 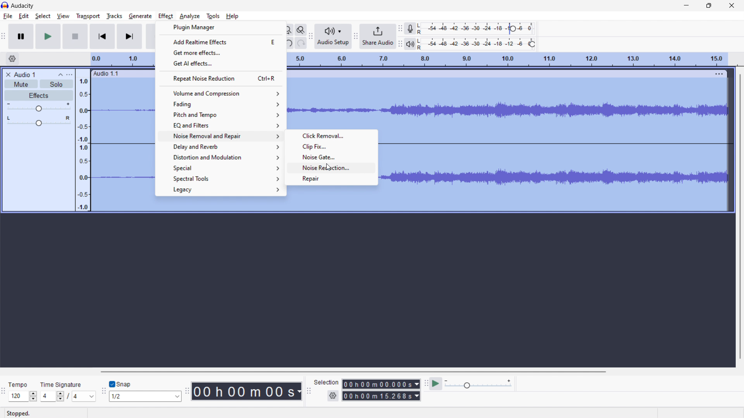 I want to click on effect, so click(x=166, y=16).